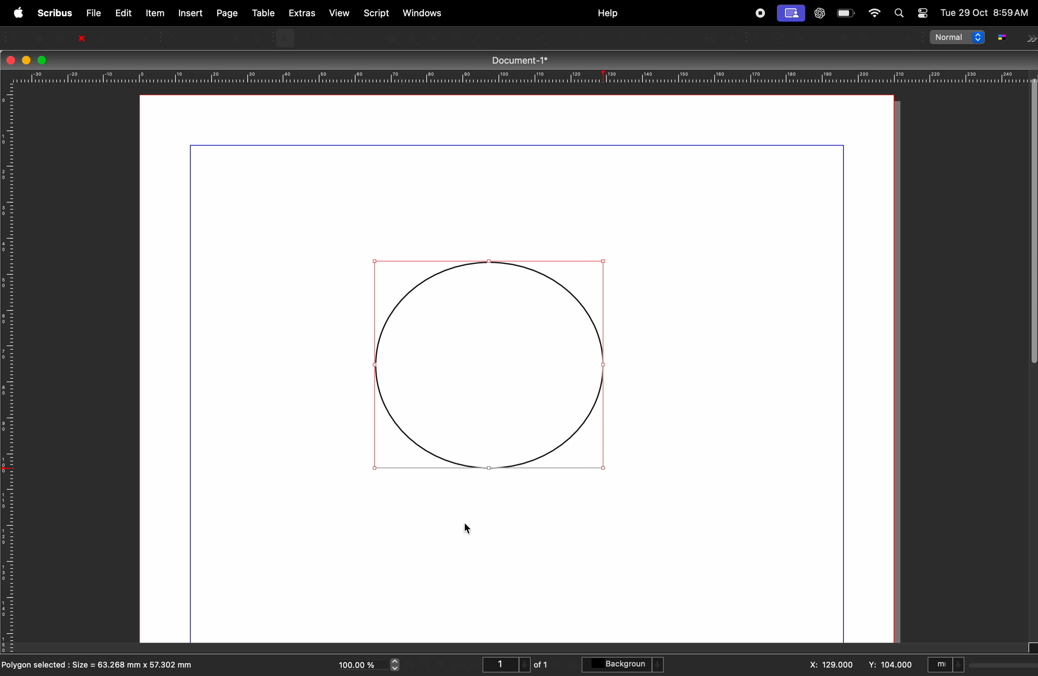 This screenshot has height=676, width=1038. What do you see at coordinates (782, 38) in the screenshot?
I see `PDF checkbox` at bounding box center [782, 38].